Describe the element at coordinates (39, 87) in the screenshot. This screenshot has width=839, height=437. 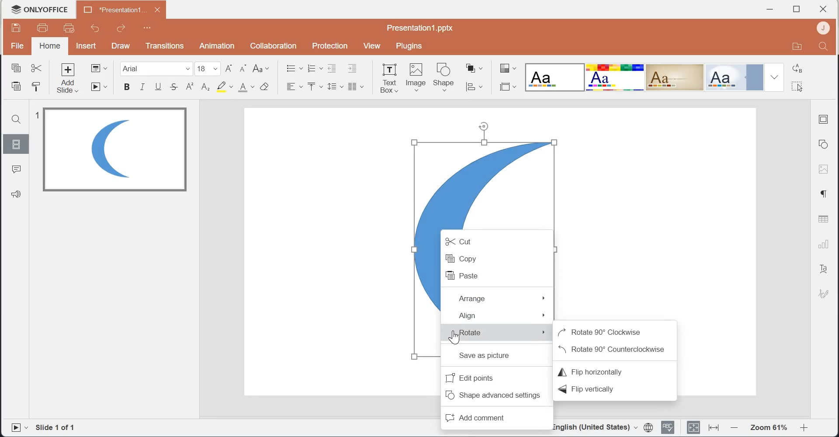
I see `Copy style` at that location.